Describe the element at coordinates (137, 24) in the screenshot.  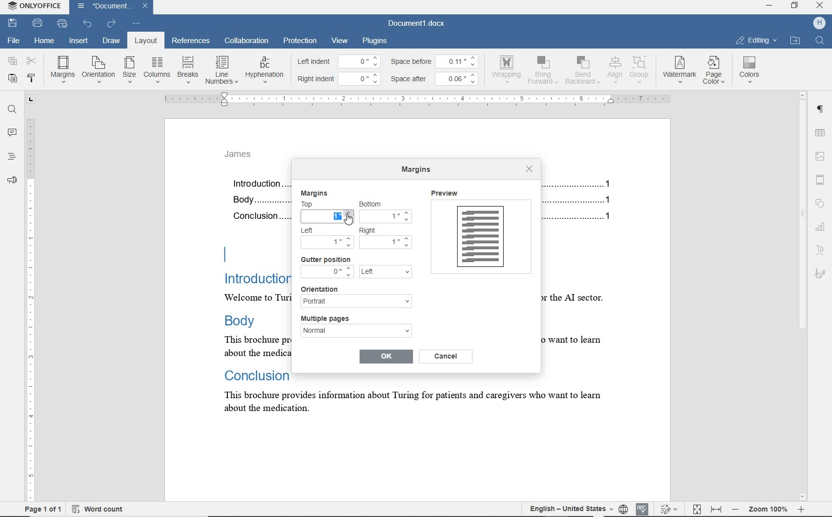
I see `customize quick access ` at that location.